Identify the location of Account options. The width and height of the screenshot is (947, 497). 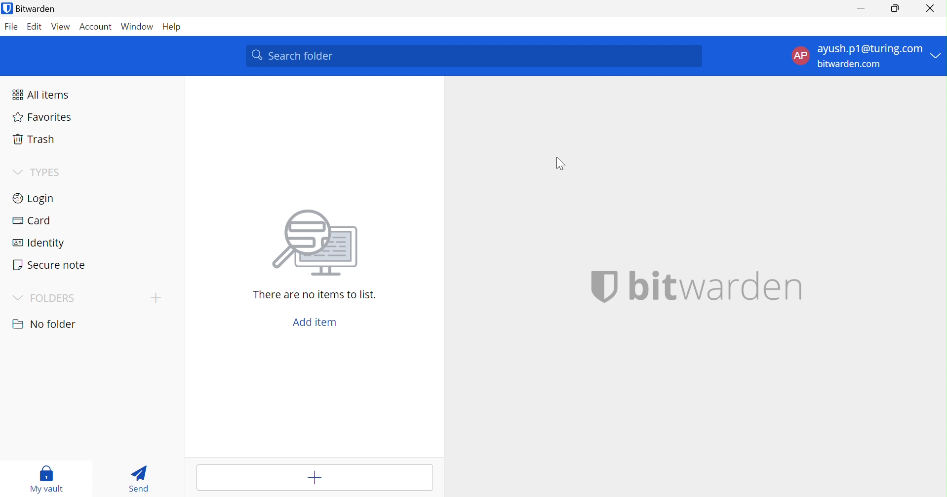
(867, 55).